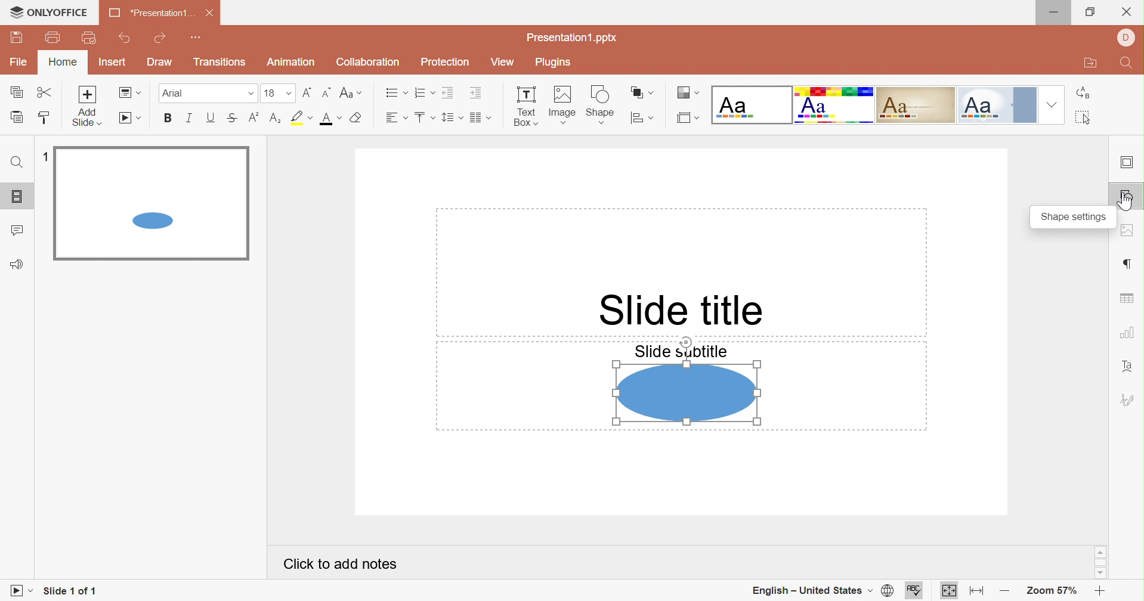 This screenshot has height=601, width=1144. I want to click on 1, so click(47, 157).